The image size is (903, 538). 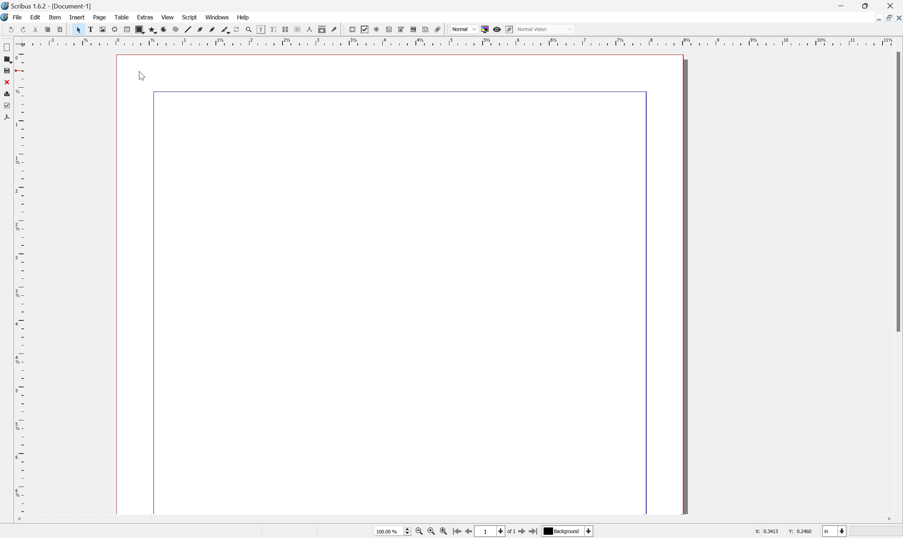 What do you see at coordinates (897, 191) in the screenshot?
I see `Scroll bar` at bounding box center [897, 191].